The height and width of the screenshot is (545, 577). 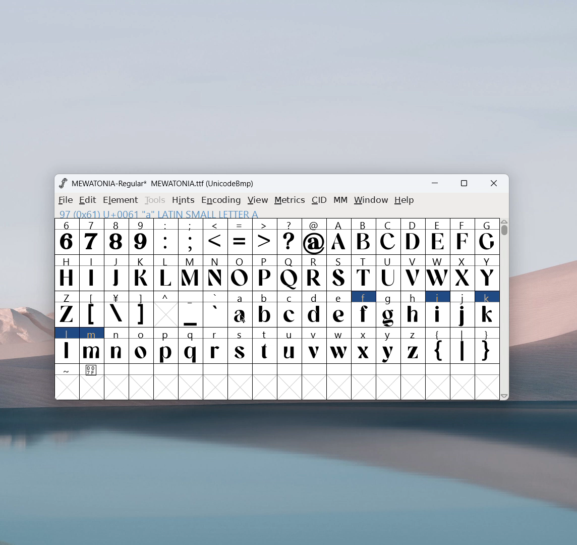 I want to click on I, so click(x=91, y=272).